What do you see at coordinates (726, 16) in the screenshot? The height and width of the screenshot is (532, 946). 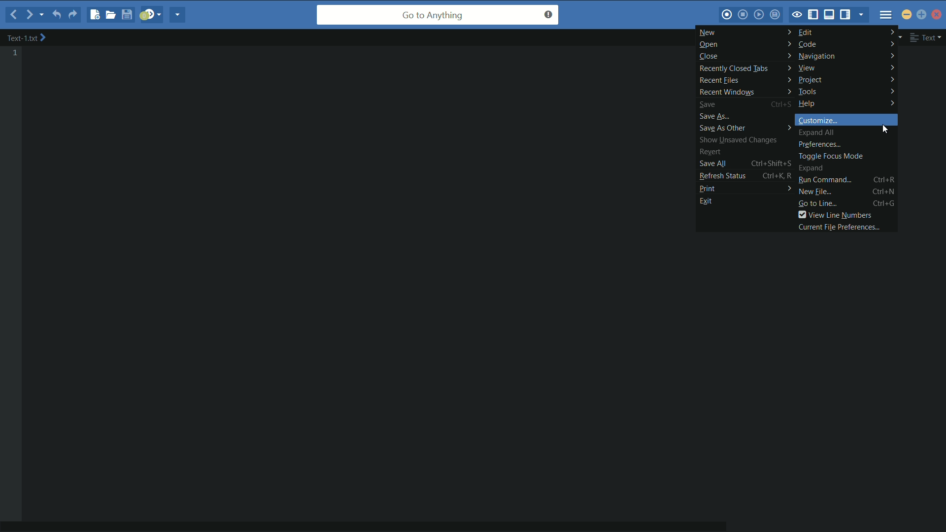 I see `start macros` at bounding box center [726, 16].